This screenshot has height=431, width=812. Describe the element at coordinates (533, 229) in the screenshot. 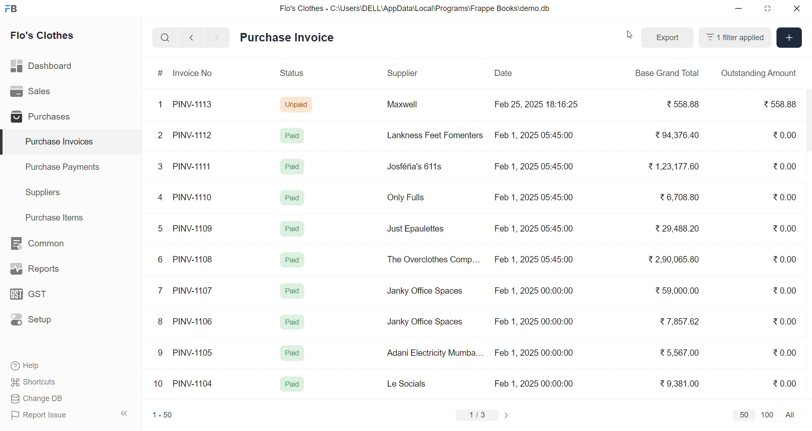

I see `Feb 1, 2025 05:45:00` at that location.